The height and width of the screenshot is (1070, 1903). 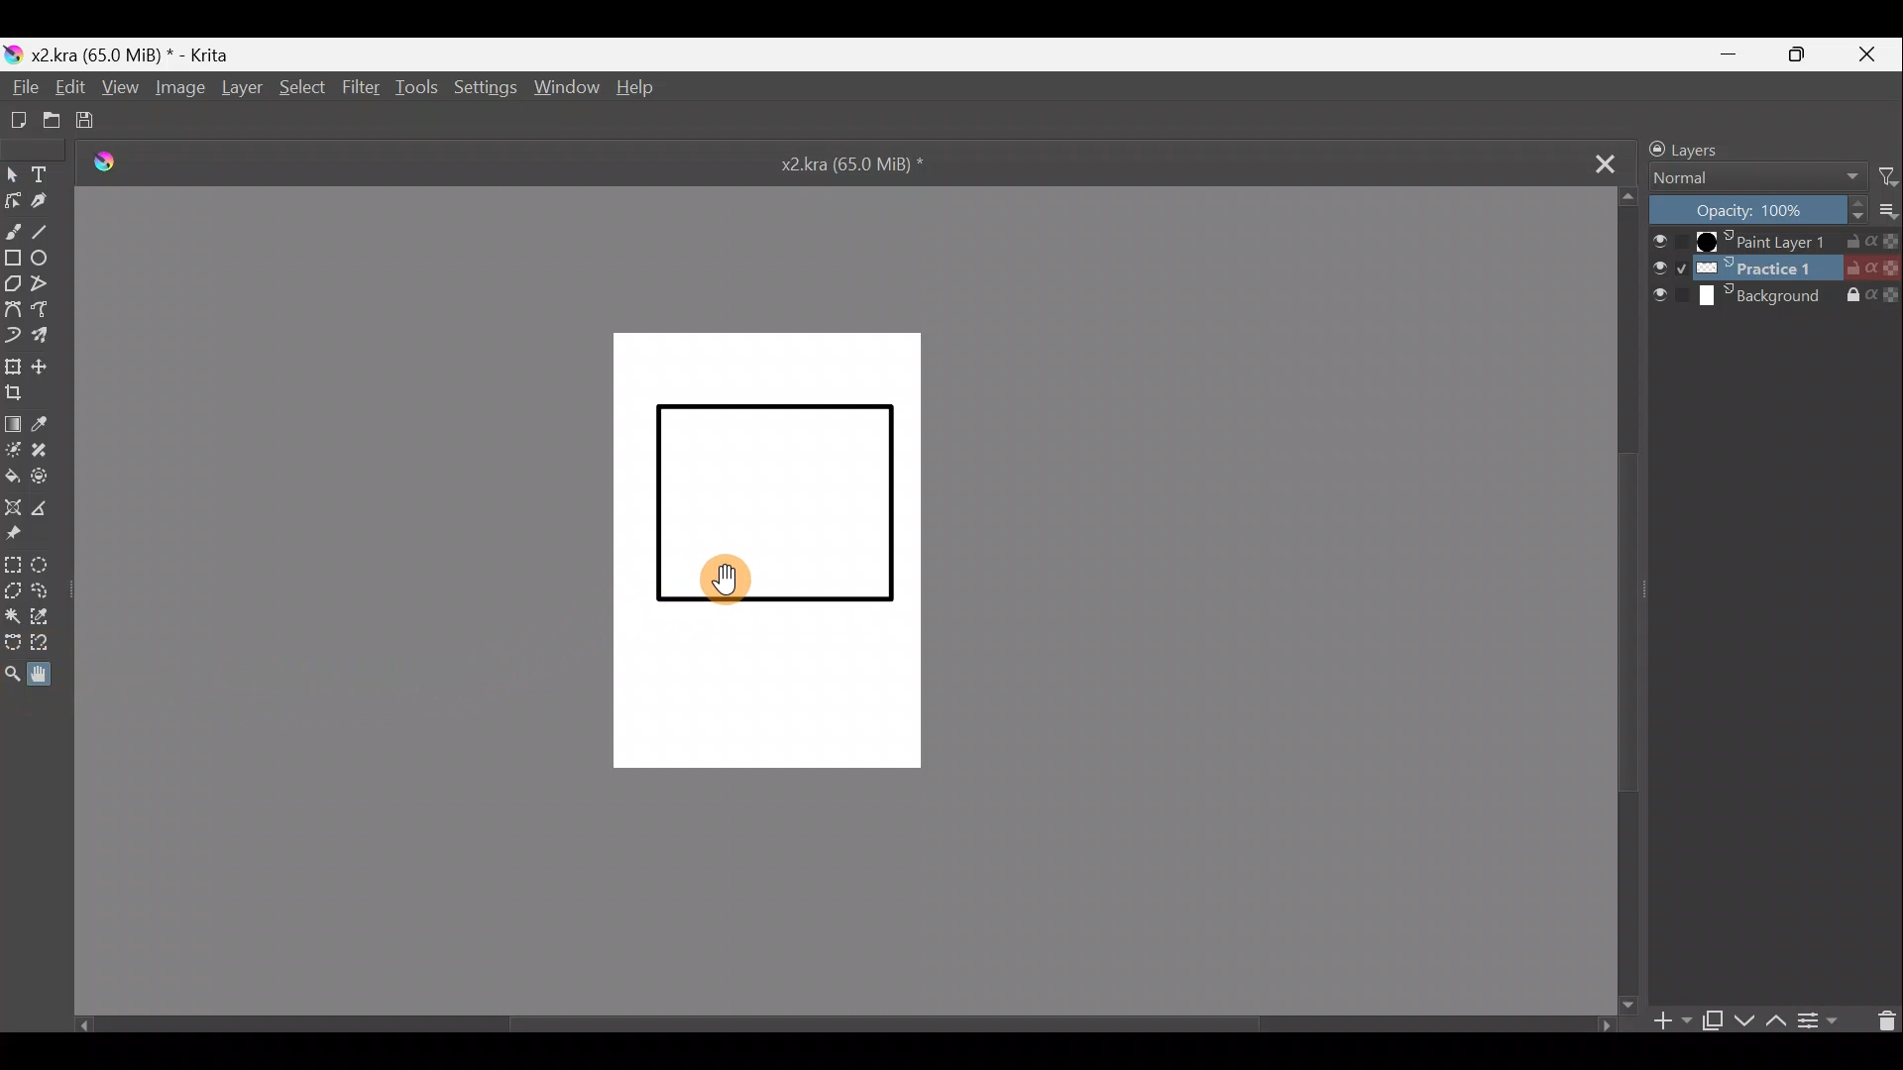 What do you see at coordinates (1664, 1020) in the screenshot?
I see `Add layer` at bounding box center [1664, 1020].